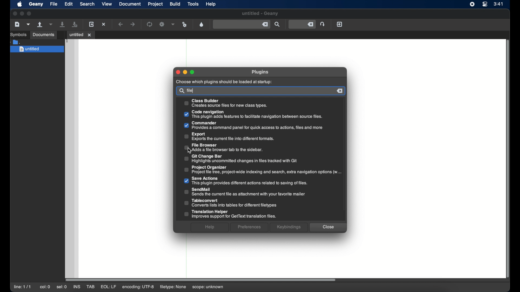  What do you see at coordinates (227, 103) in the screenshot?
I see `` at bounding box center [227, 103].